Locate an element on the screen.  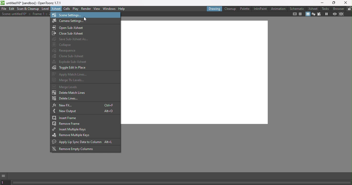
Scene settings is located at coordinates (66, 15).